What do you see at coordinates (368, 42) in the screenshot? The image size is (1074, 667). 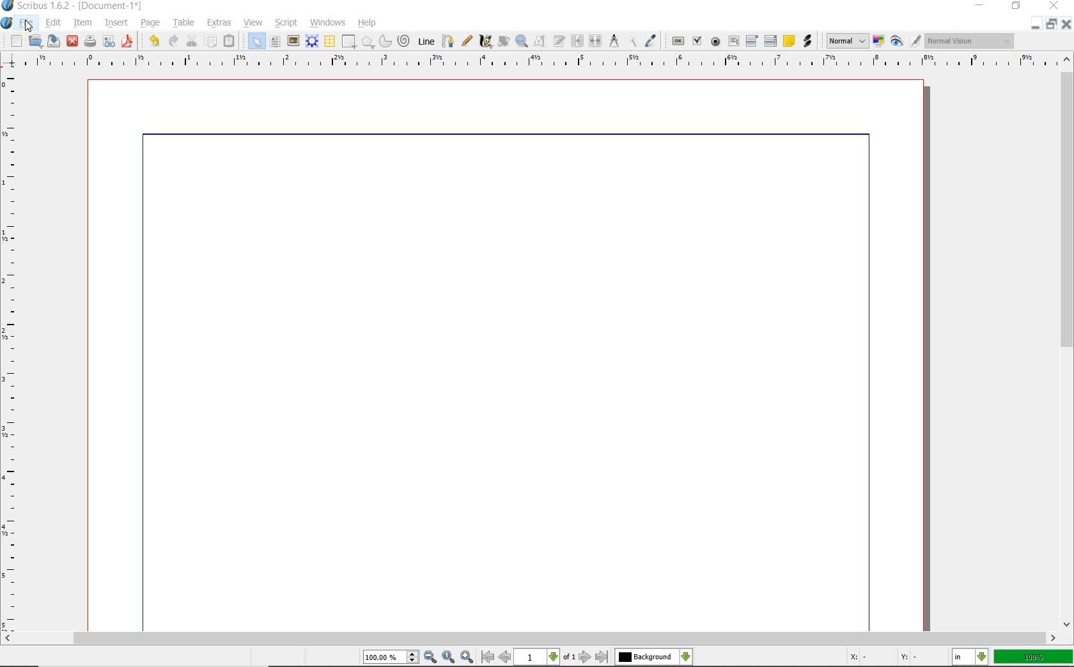 I see `shape` at bounding box center [368, 42].